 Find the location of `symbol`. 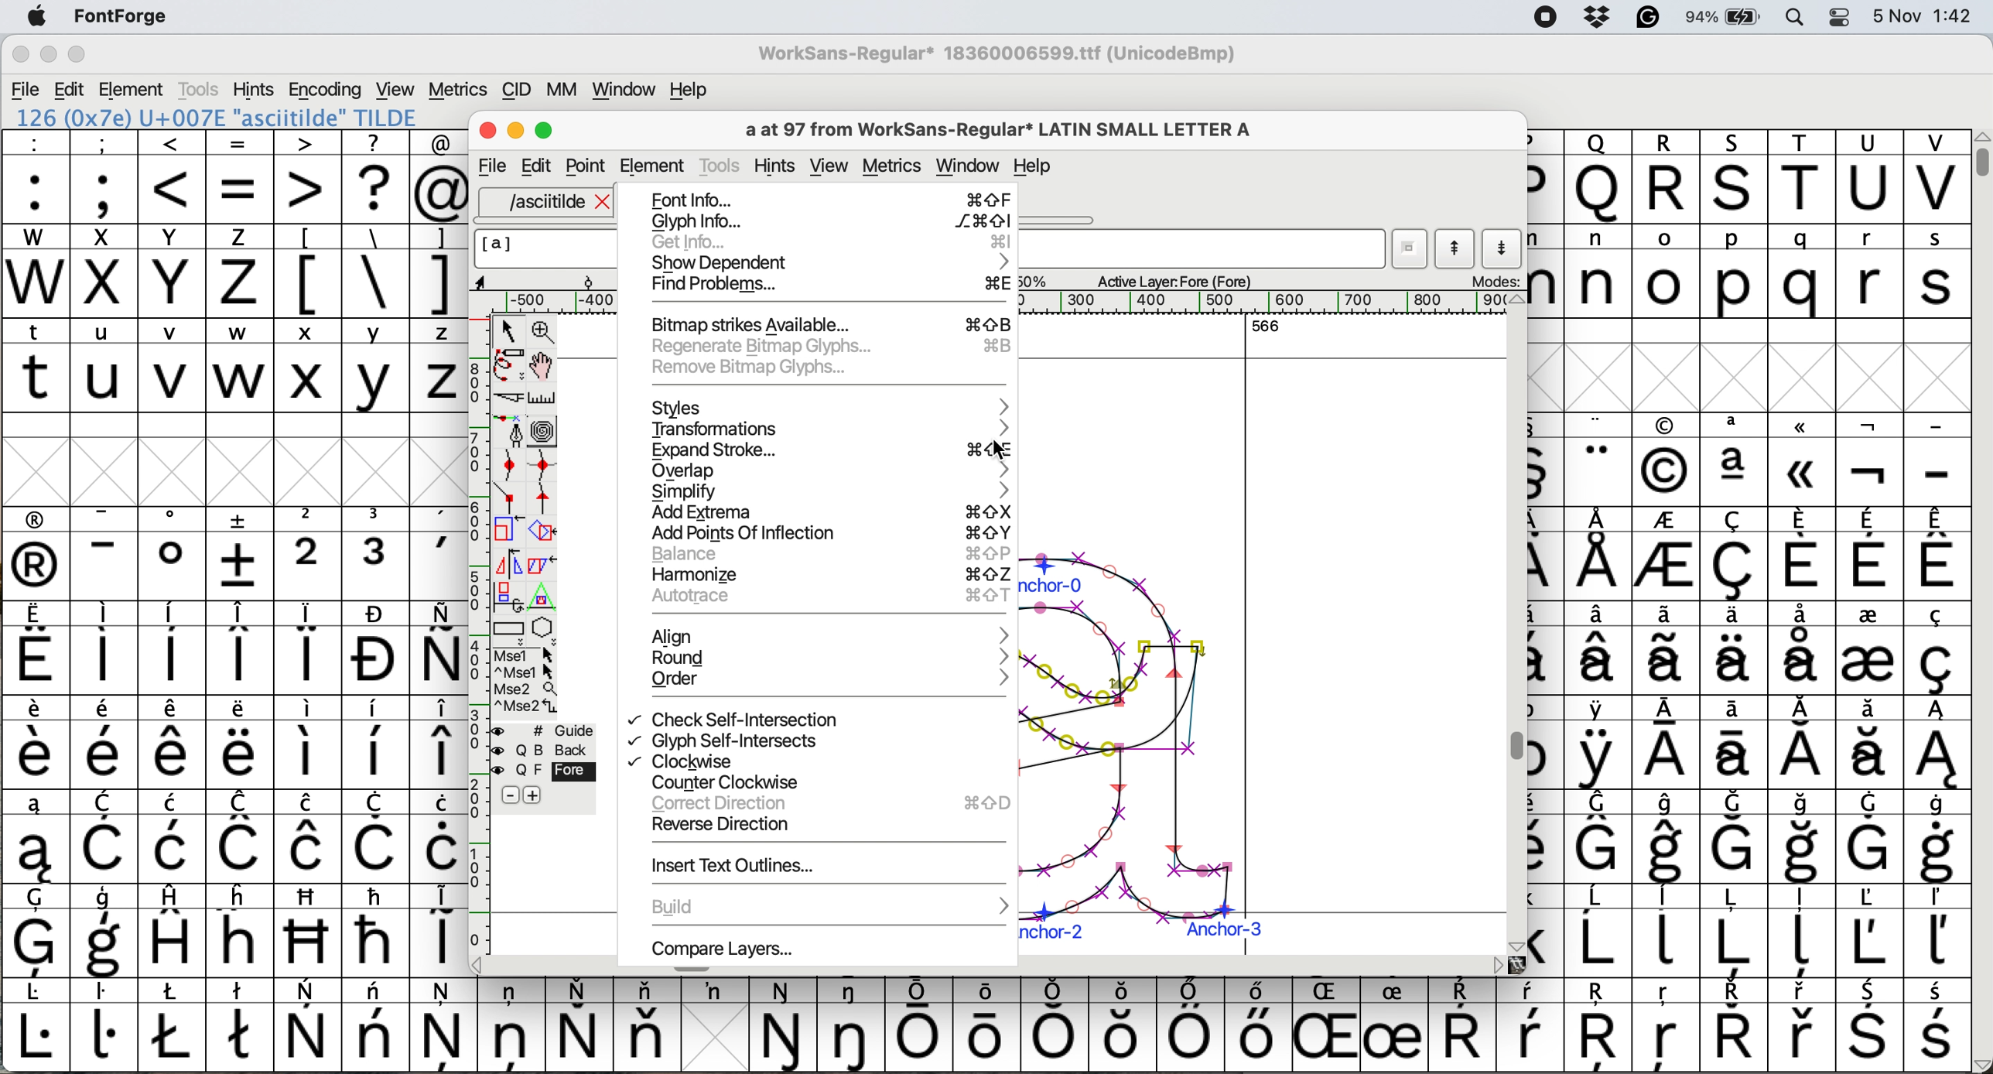

symbol is located at coordinates (240, 743).